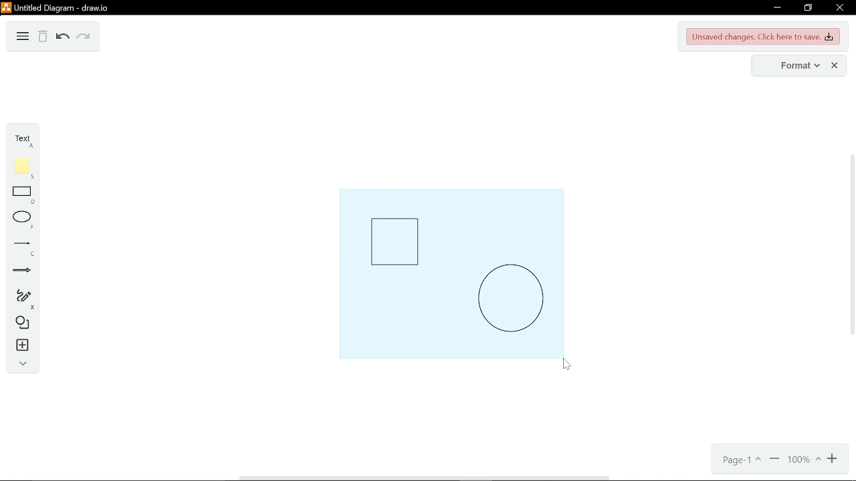 Image resolution: width=856 pixels, height=481 pixels. What do you see at coordinates (851, 243) in the screenshot?
I see `vertical scrollbar` at bounding box center [851, 243].